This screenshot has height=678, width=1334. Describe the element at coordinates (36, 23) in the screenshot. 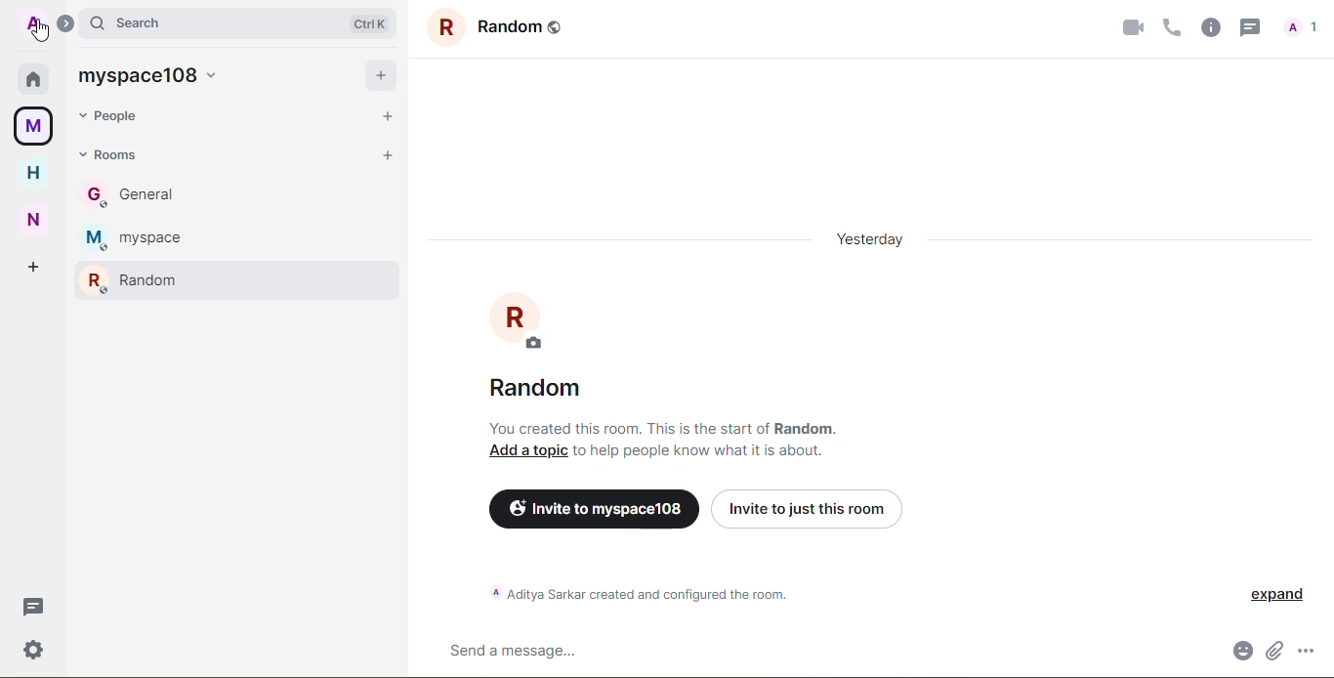

I see `click` at that location.